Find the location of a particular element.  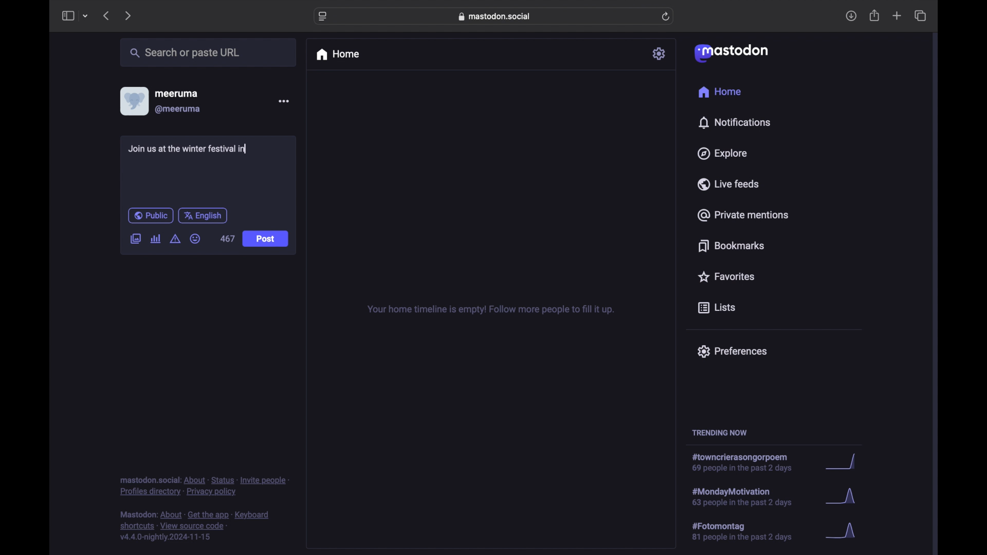

hashtag trend is located at coordinates (747, 463).